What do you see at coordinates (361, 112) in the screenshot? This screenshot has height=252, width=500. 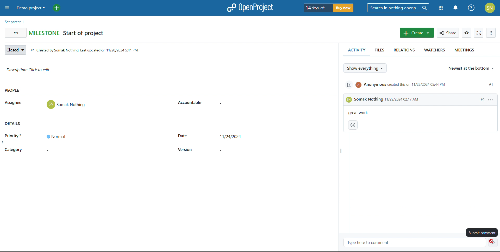 I see `great work` at bounding box center [361, 112].